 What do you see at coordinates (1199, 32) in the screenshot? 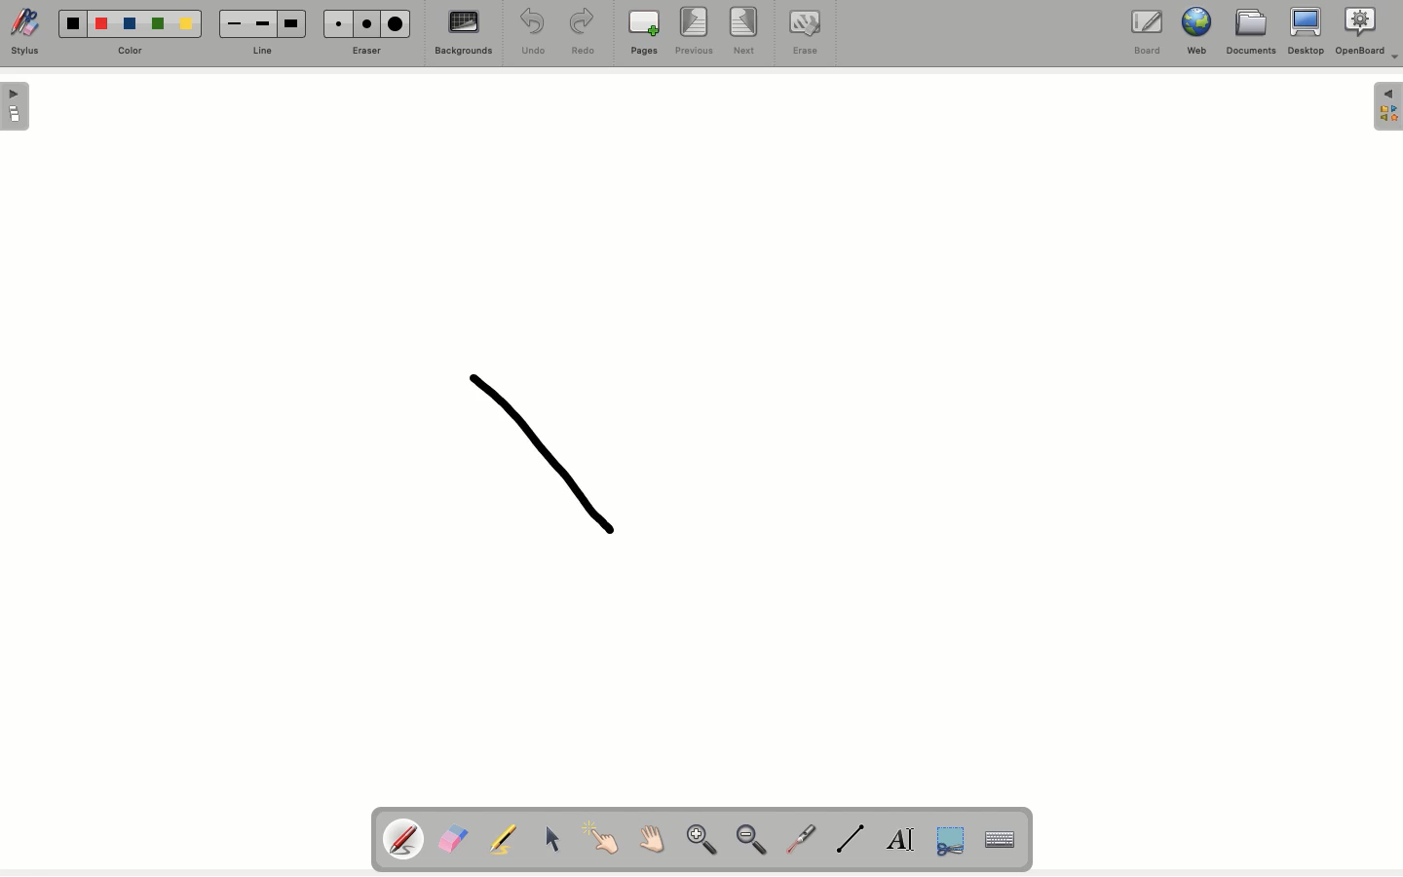
I see `Web` at bounding box center [1199, 32].